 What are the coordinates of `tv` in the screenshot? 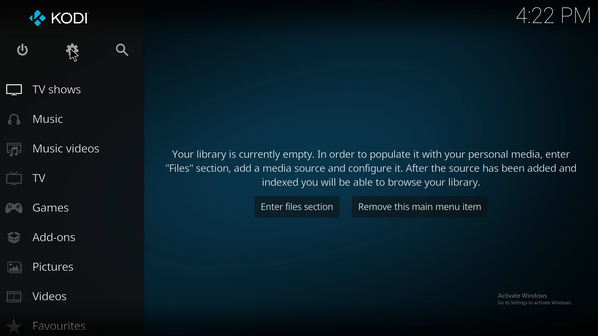 It's located at (55, 179).